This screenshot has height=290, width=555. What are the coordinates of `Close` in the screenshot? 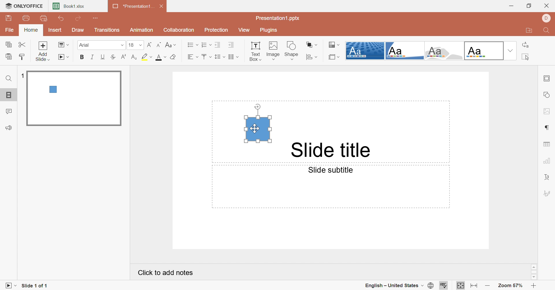 It's located at (547, 6).